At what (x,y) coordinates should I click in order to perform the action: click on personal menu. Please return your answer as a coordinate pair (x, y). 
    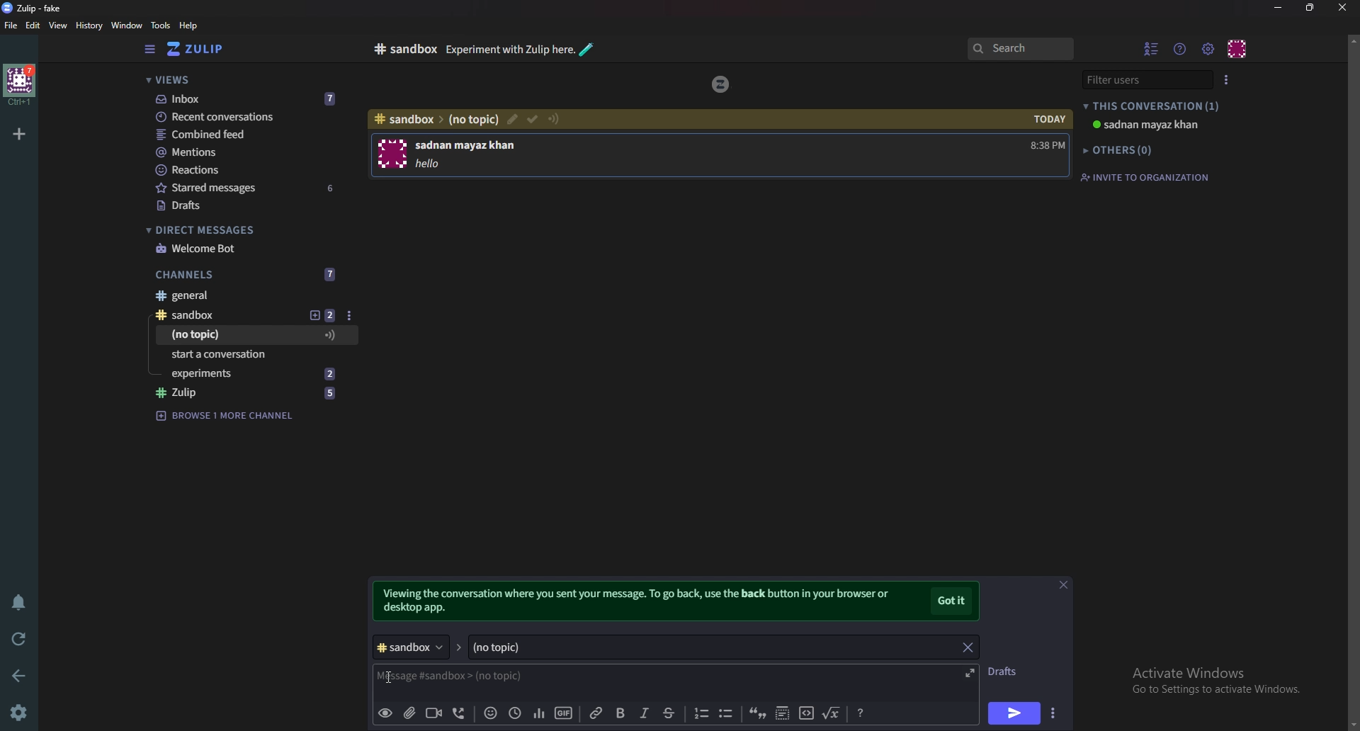
    Looking at the image, I should click on (1238, 47).